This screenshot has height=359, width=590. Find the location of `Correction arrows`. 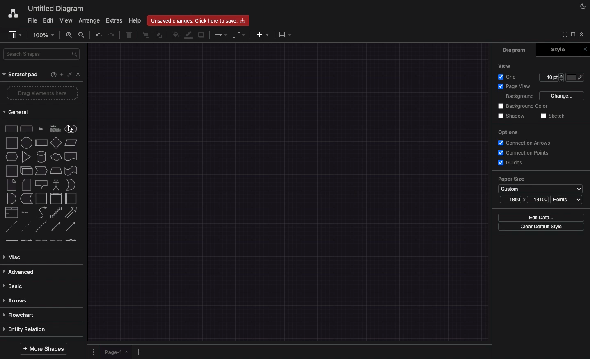

Correction arrows is located at coordinates (523, 142).